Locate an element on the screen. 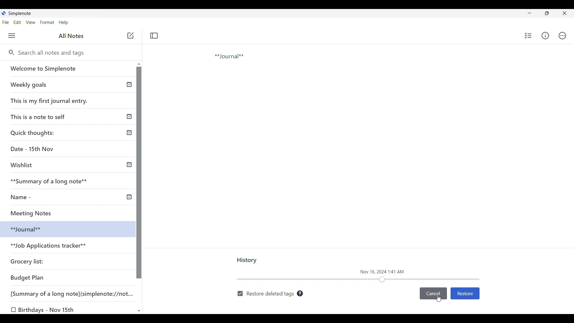  Search all notes and tags is located at coordinates (74, 53).